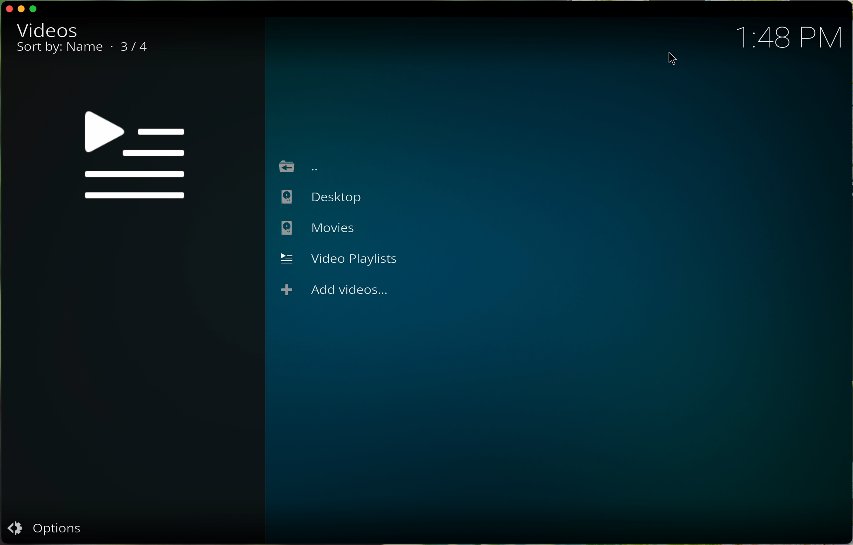  What do you see at coordinates (343, 258) in the screenshot?
I see `video playlist` at bounding box center [343, 258].